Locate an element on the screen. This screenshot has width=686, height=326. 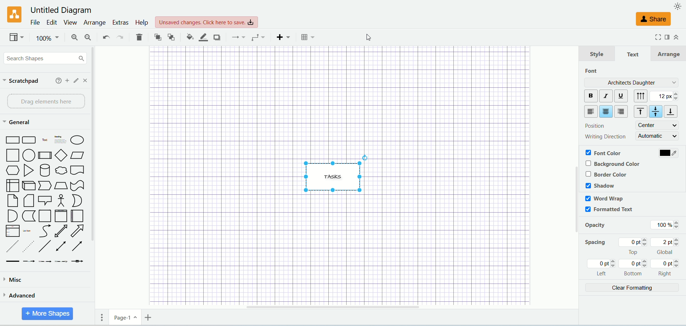
redo is located at coordinates (120, 37).